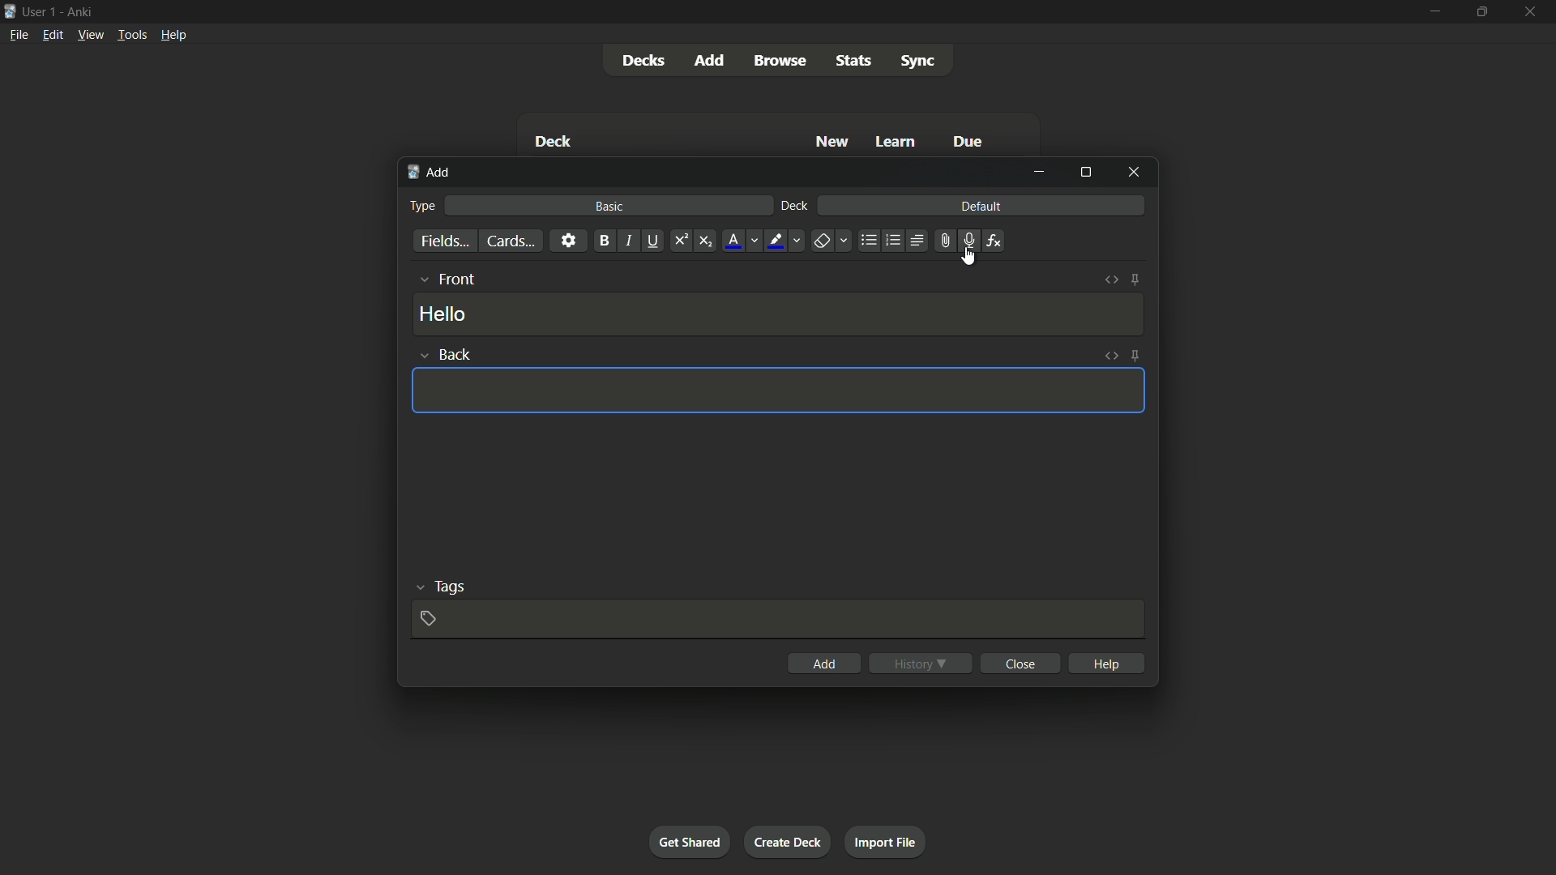  What do you see at coordinates (742, 241) in the screenshot?
I see `font color` at bounding box center [742, 241].